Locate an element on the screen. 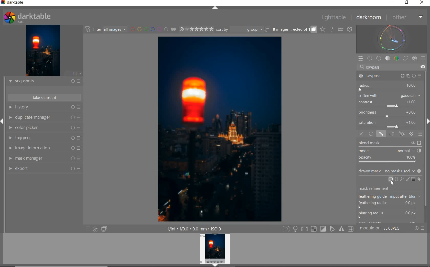  EFFECT is located at coordinates (414, 58).